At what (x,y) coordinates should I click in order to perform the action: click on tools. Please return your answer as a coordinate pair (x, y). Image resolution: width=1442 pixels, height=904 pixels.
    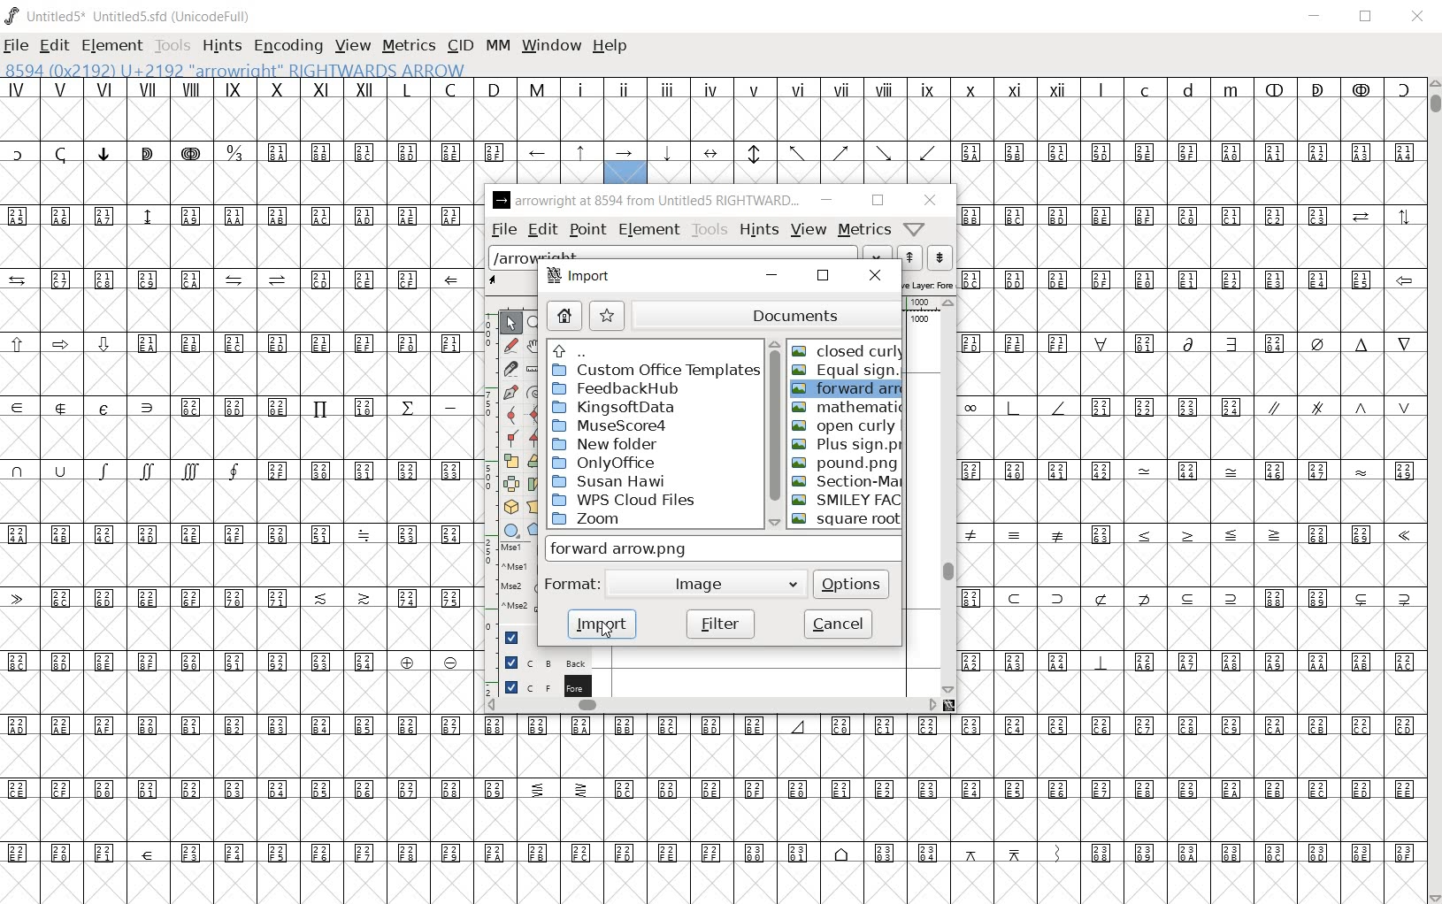
    Looking at the image, I should click on (710, 229).